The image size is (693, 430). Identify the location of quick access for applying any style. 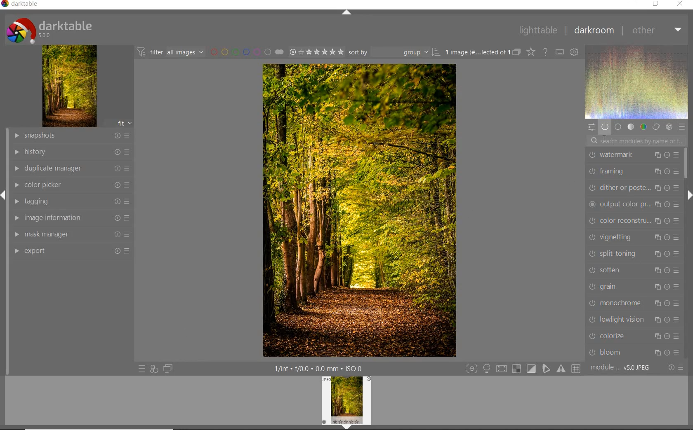
(154, 369).